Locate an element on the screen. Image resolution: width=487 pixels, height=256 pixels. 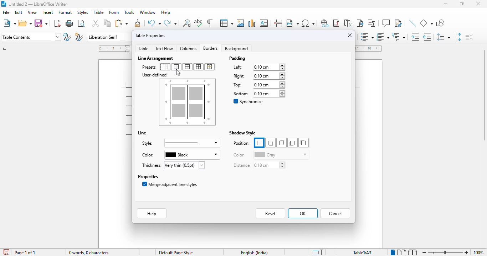
cursor is located at coordinates (178, 73).